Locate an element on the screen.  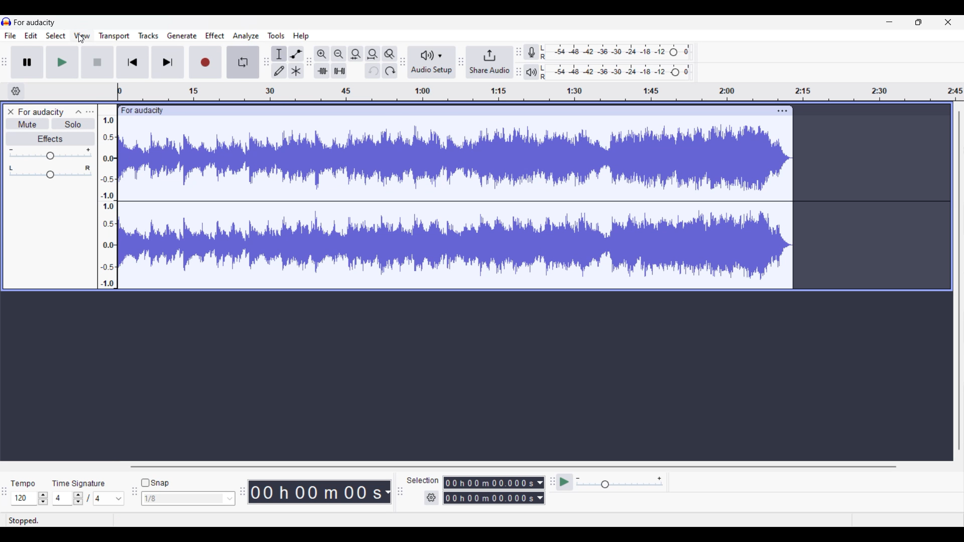
Track settings is located at coordinates (783, 111).